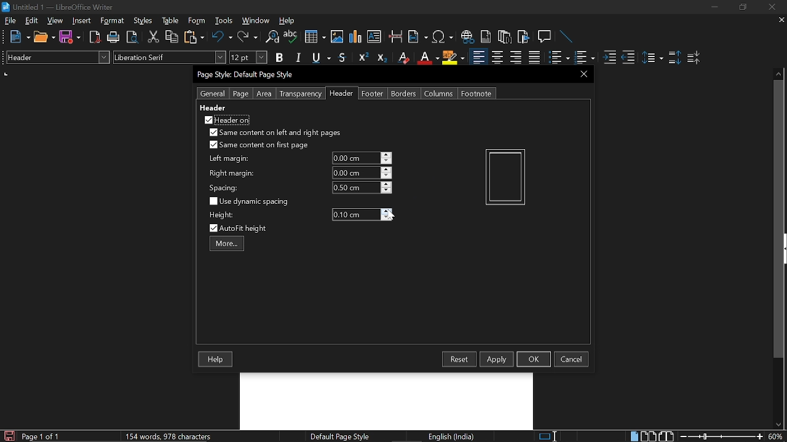 This screenshot has width=787, height=442. Describe the element at coordinates (567, 37) in the screenshot. I see `Line` at that location.